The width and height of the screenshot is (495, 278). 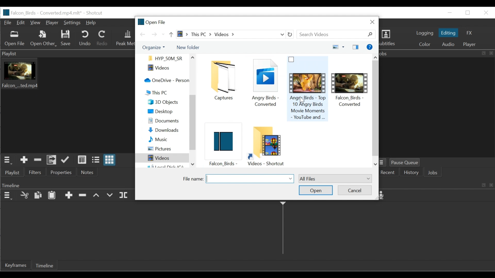 I want to click on Jobs Panel, so click(x=437, y=54).